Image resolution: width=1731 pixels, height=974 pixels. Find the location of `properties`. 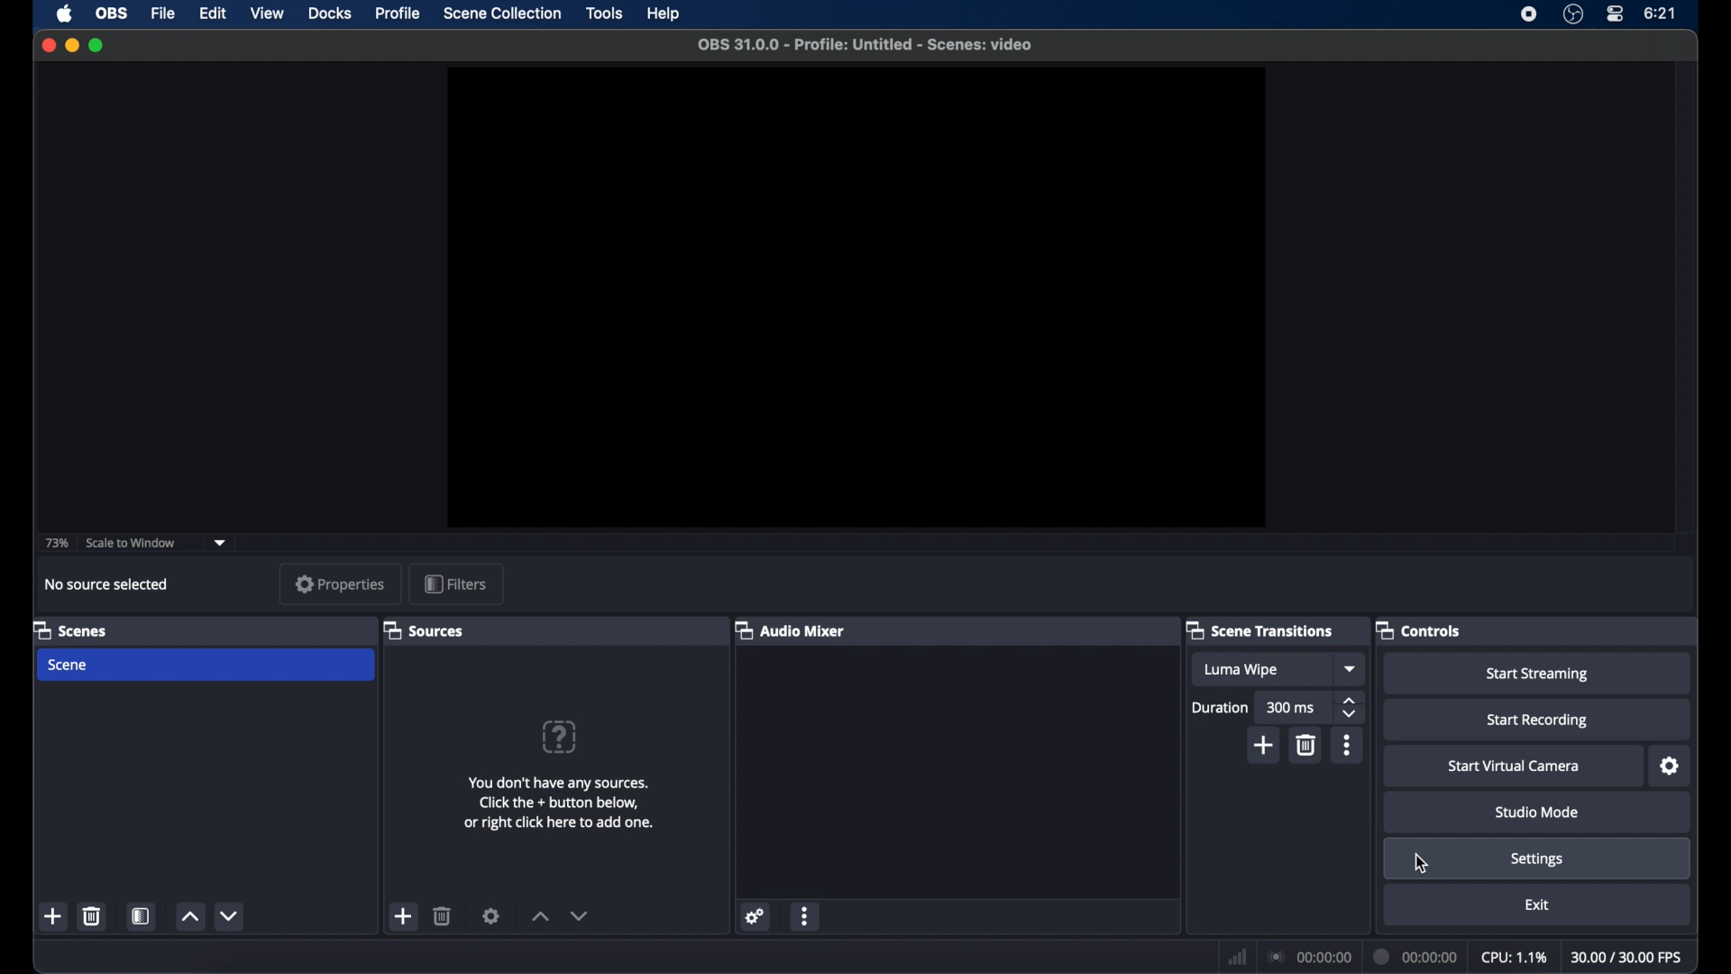

properties is located at coordinates (341, 583).